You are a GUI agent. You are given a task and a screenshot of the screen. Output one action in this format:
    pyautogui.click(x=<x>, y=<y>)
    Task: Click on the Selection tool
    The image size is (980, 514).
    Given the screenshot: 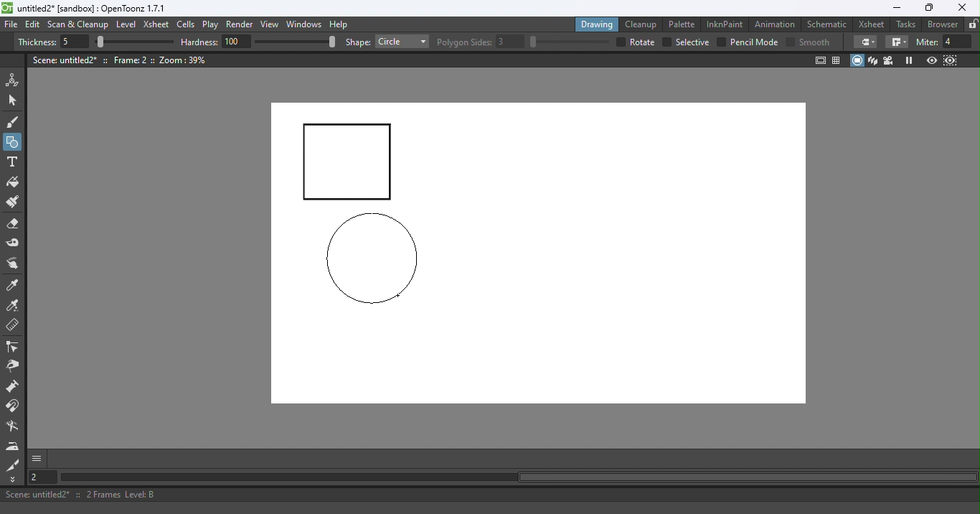 What is the action you would take?
    pyautogui.click(x=15, y=100)
    